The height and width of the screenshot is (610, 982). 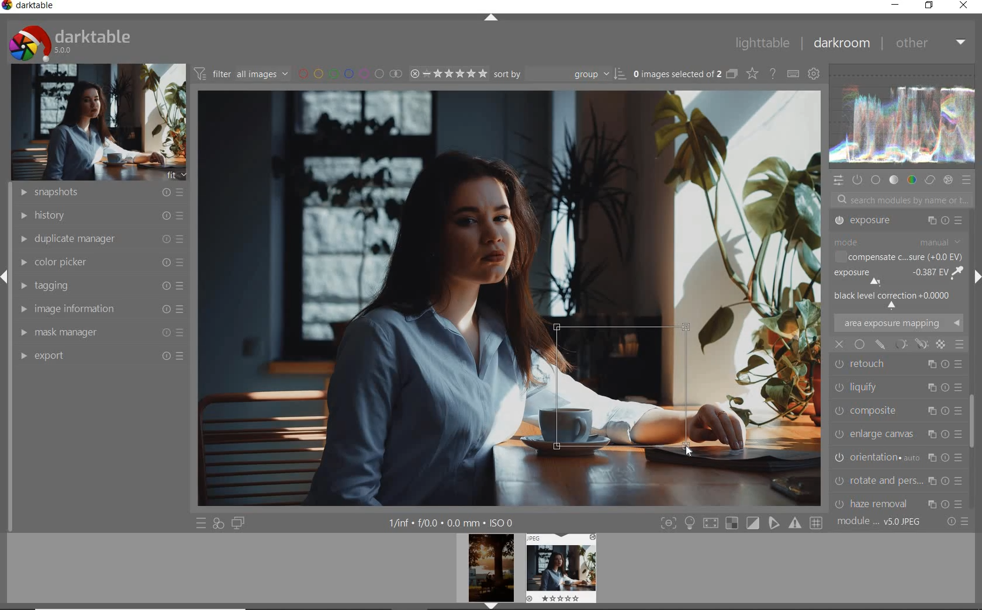 What do you see at coordinates (102, 260) in the screenshot?
I see `COLOR PICKER` at bounding box center [102, 260].